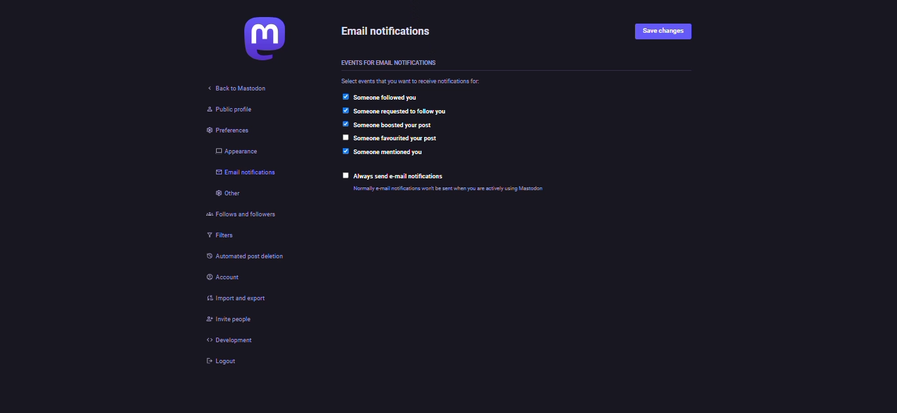 This screenshot has width=897, height=413. I want to click on development, so click(224, 340).